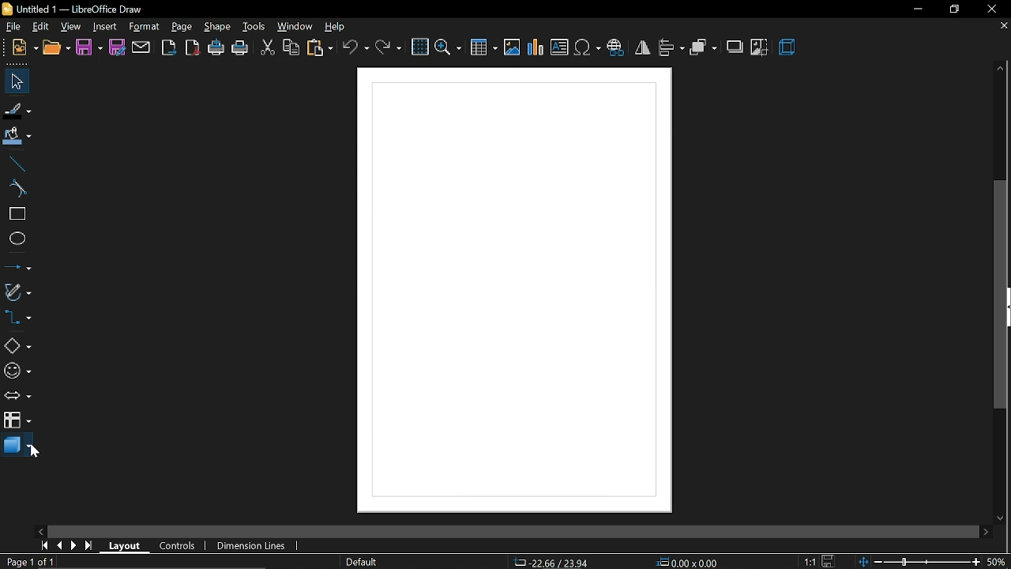 This screenshot has height=569, width=1011. I want to click on redo, so click(388, 47).